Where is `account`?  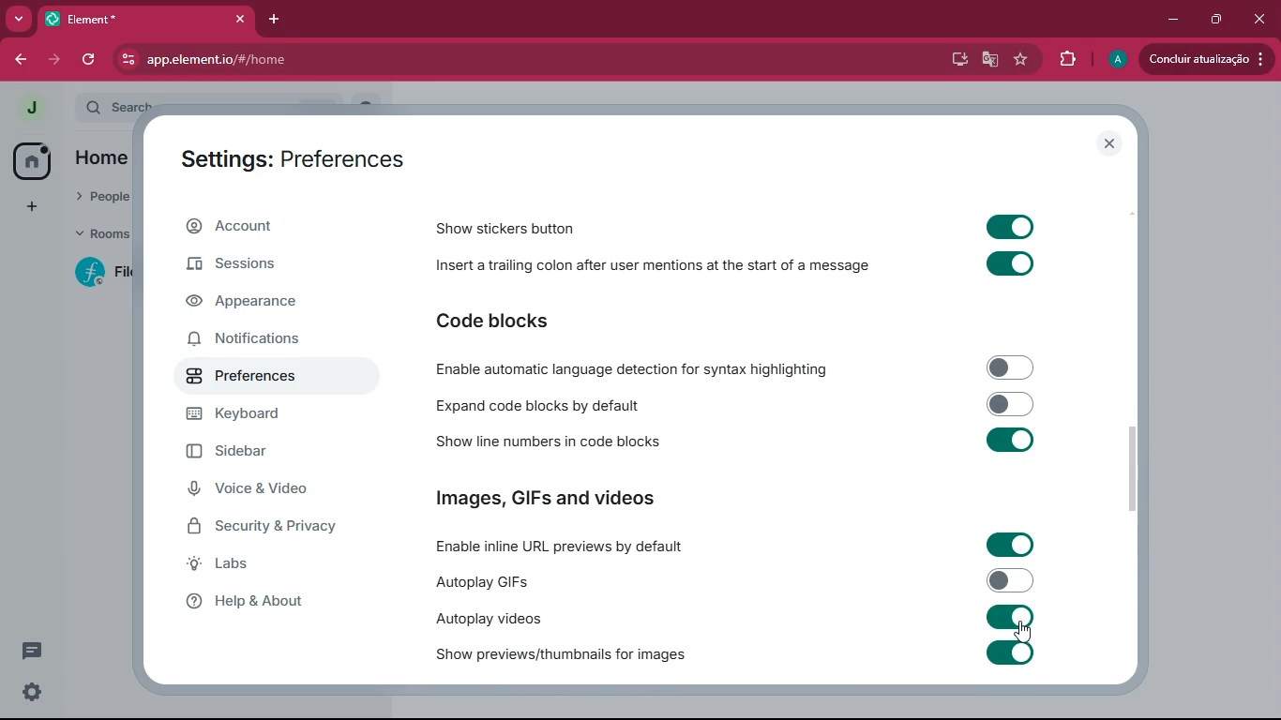 account is located at coordinates (260, 231).